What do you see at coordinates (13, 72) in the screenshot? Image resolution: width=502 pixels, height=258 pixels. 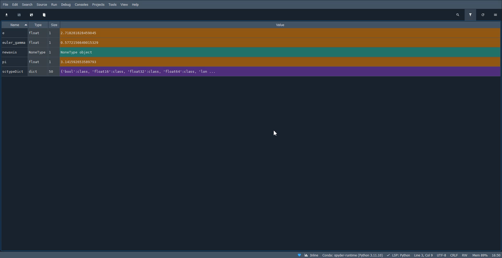 I see `‘sctypeDict` at bounding box center [13, 72].